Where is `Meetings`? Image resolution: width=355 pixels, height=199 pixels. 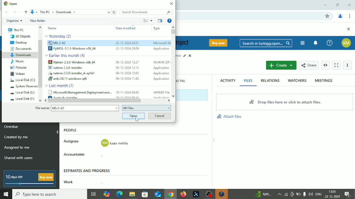 Meetings is located at coordinates (324, 80).